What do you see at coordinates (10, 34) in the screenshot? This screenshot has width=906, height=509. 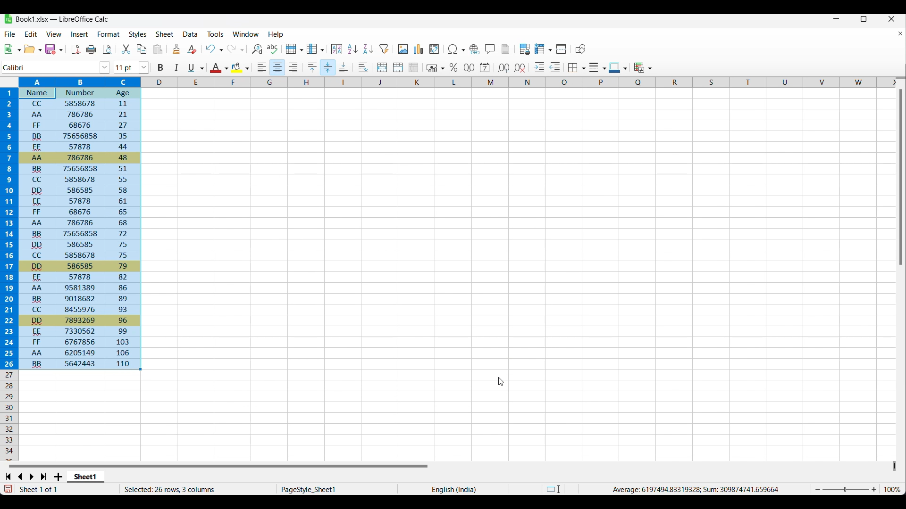 I see `File menu` at bounding box center [10, 34].